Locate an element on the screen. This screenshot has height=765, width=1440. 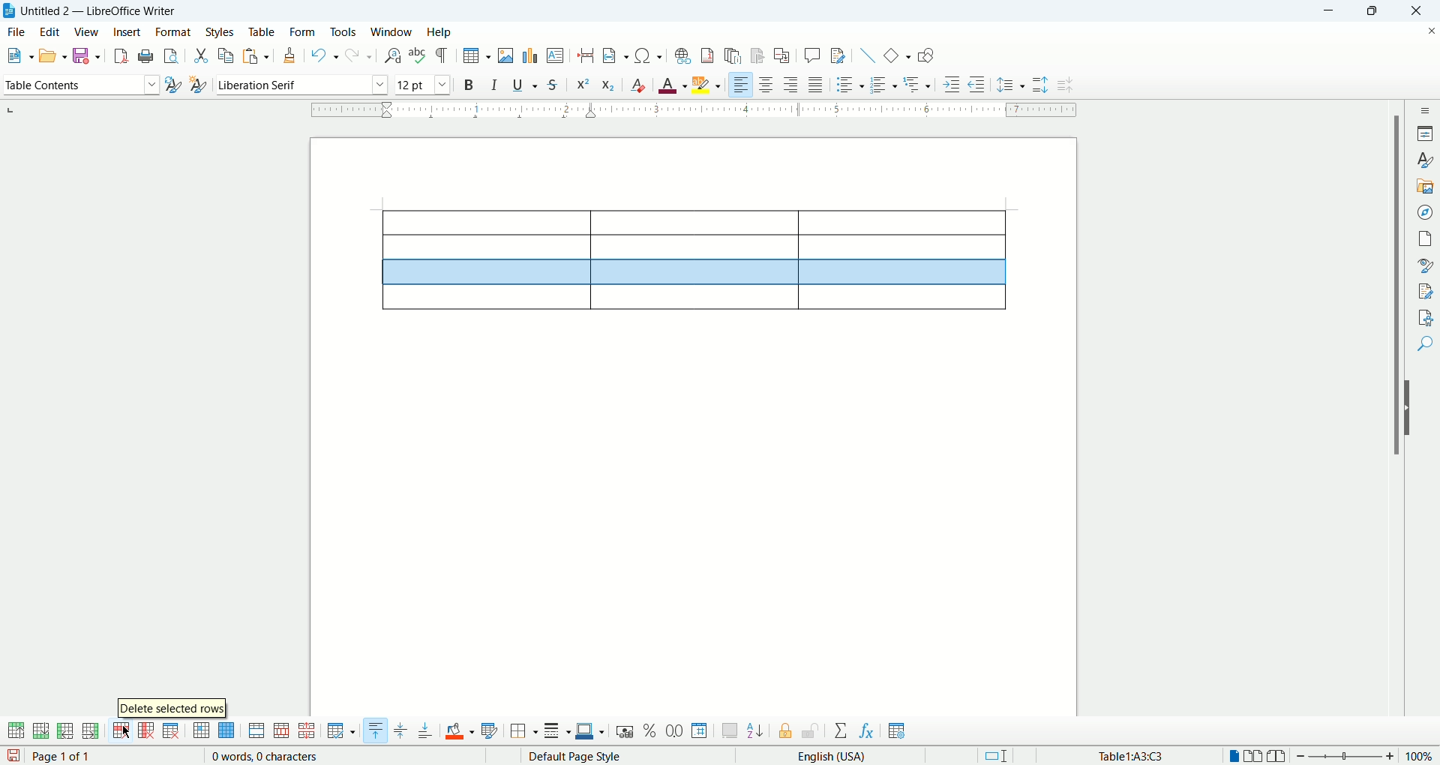
underline is located at coordinates (521, 85).